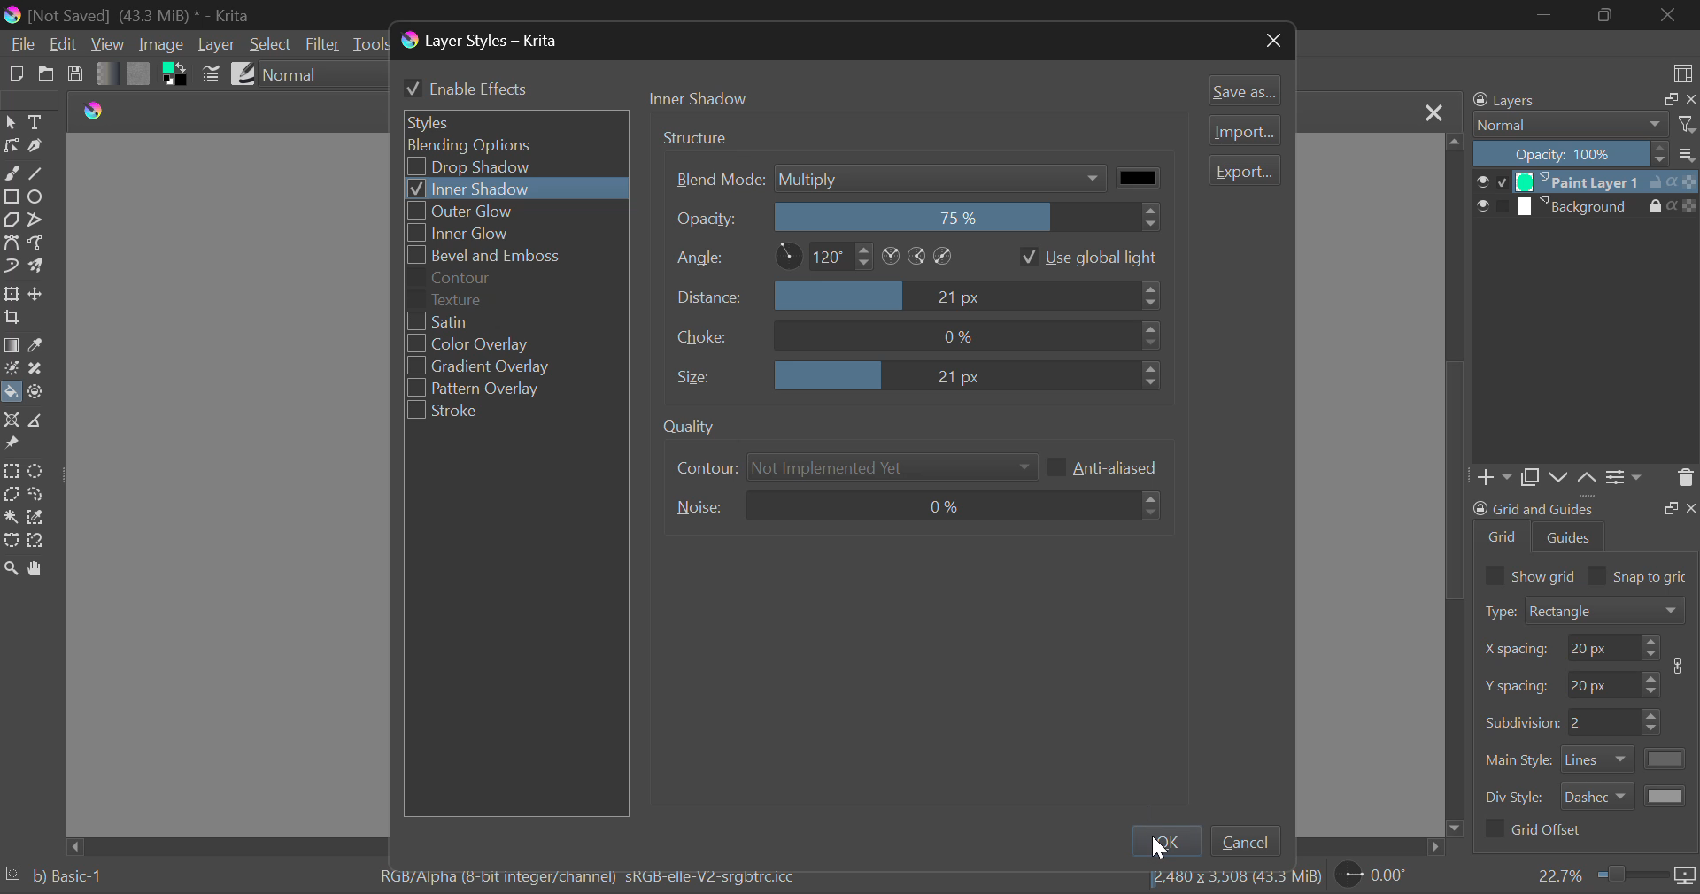  I want to click on logo, so click(94, 114).